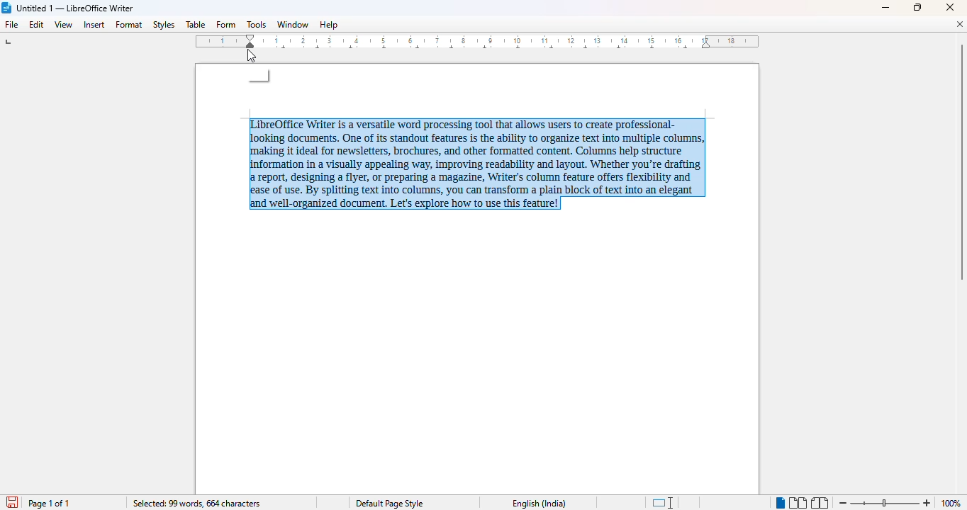 The height and width of the screenshot is (510, 967). Describe the element at coordinates (64, 23) in the screenshot. I see `view` at that location.